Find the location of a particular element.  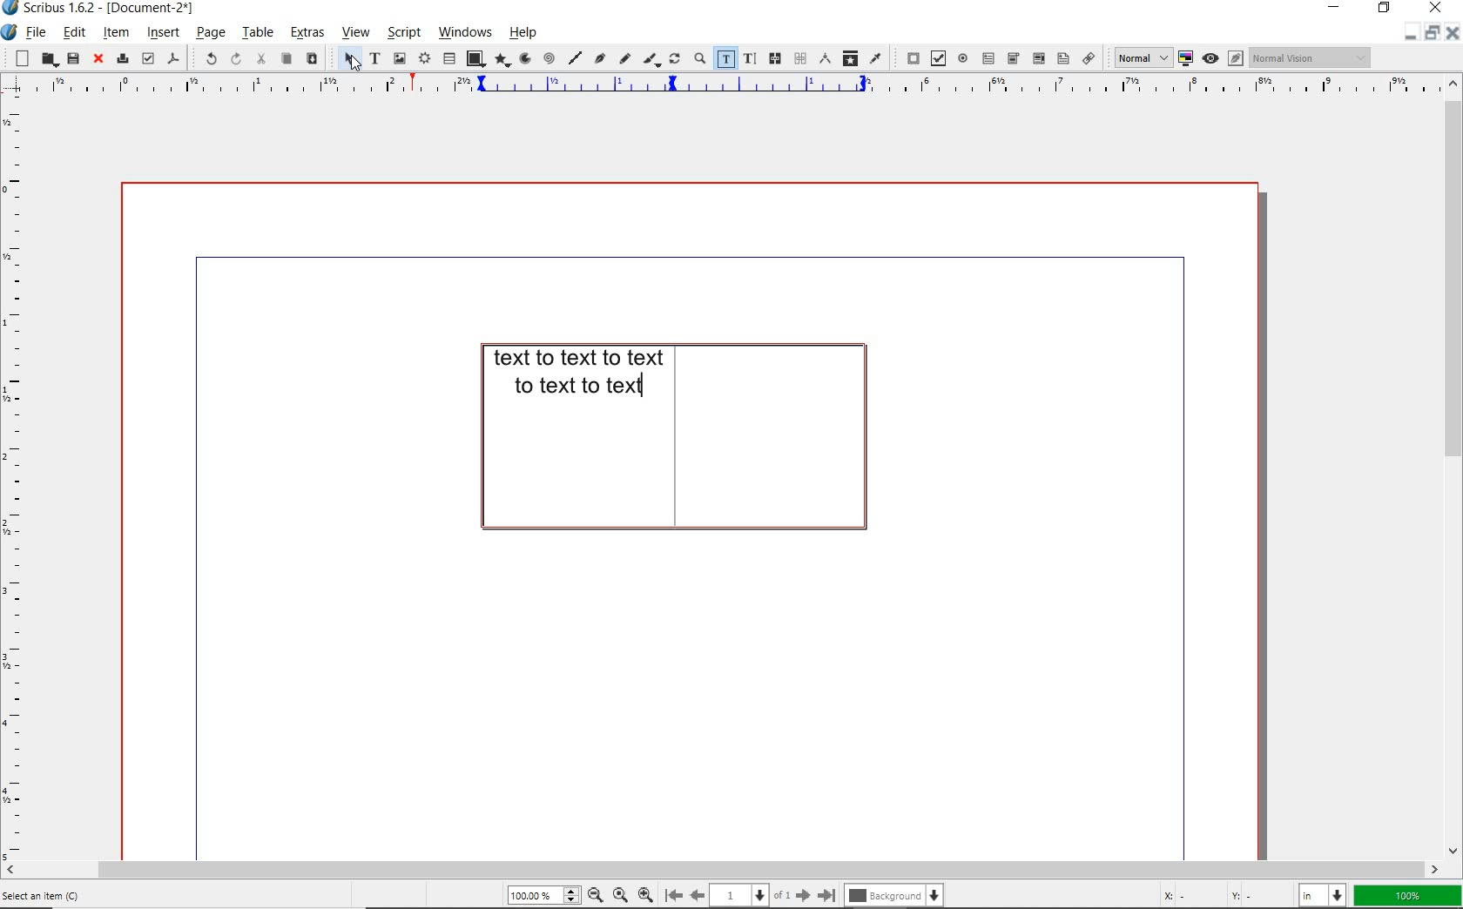

file is located at coordinates (34, 34).